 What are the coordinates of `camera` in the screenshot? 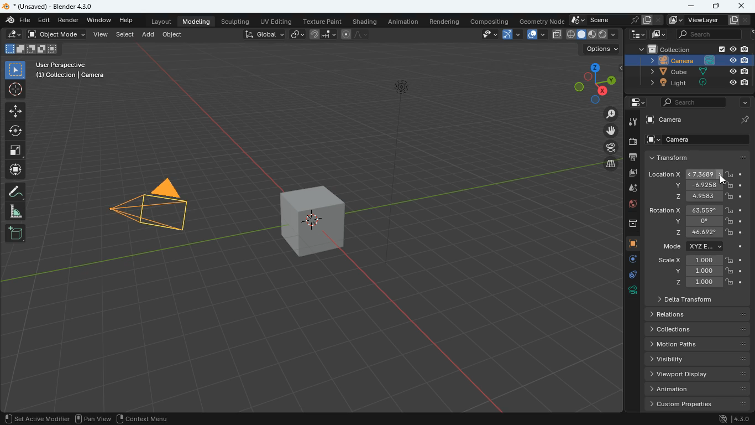 It's located at (689, 61).